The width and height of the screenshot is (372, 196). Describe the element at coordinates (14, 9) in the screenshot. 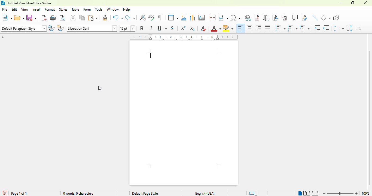

I see `edit` at that location.